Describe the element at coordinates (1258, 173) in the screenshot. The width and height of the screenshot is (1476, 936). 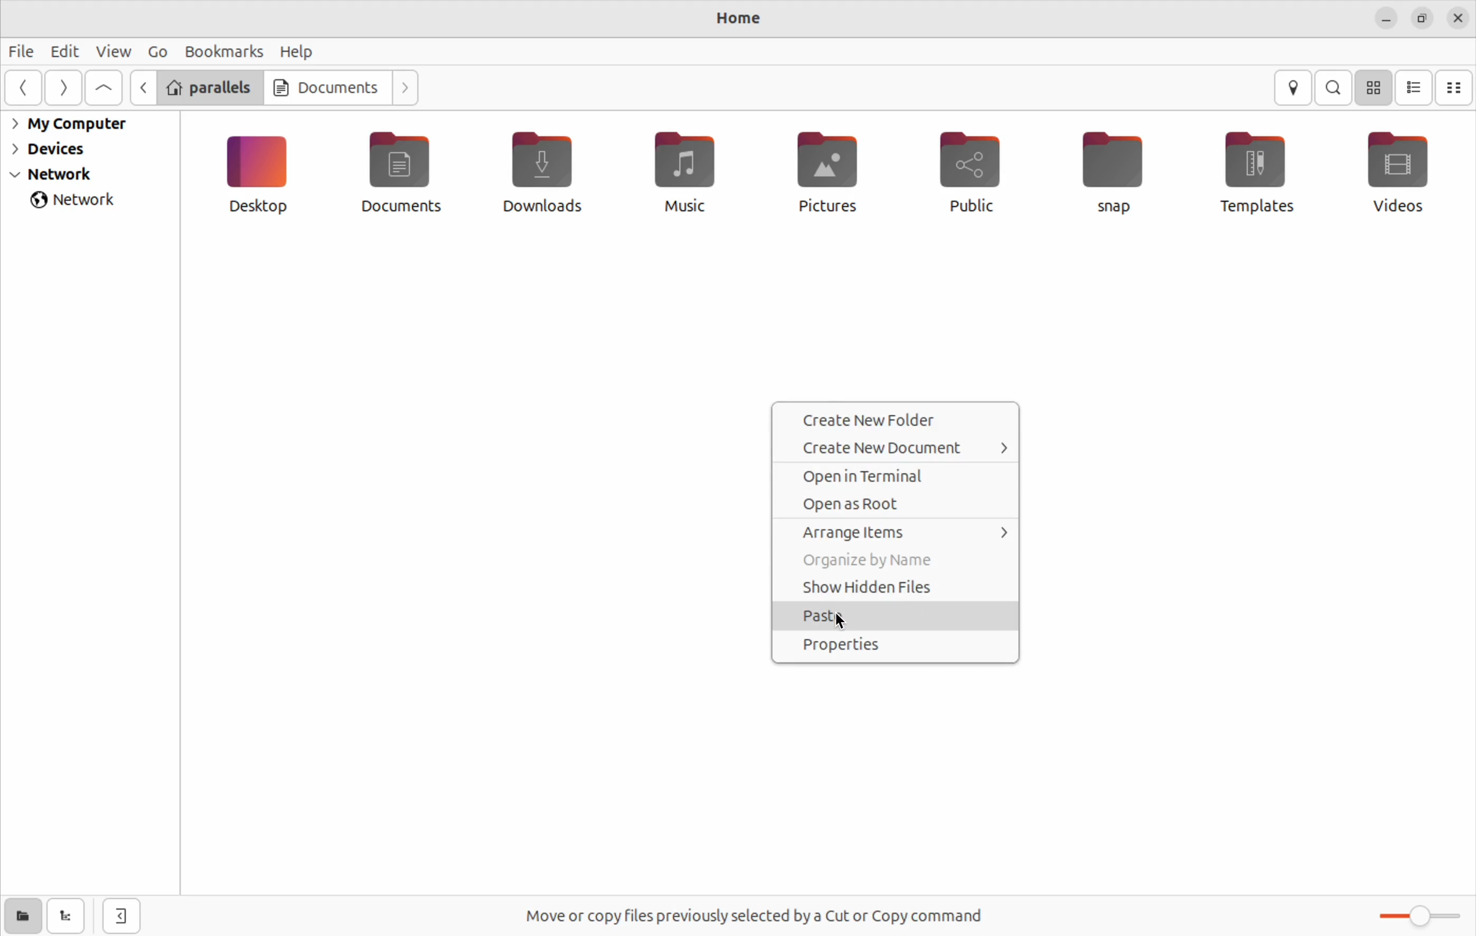
I see `Templates` at that location.